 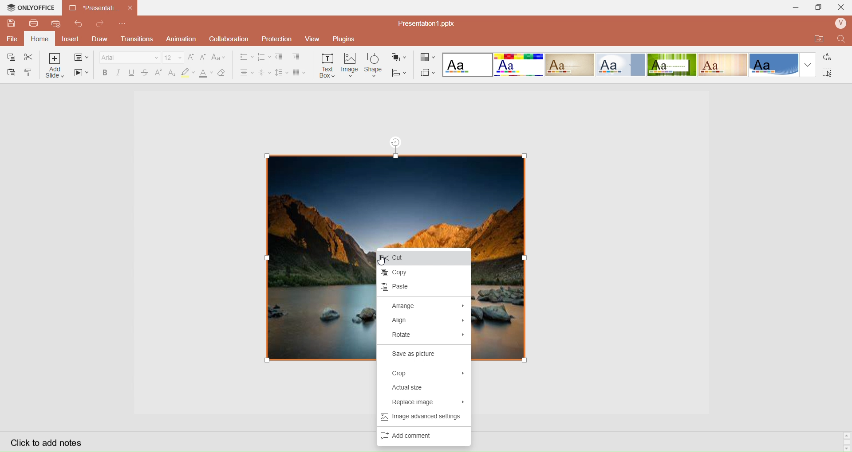 What do you see at coordinates (798, 7) in the screenshot?
I see `Minimize` at bounding box center [798, 7].